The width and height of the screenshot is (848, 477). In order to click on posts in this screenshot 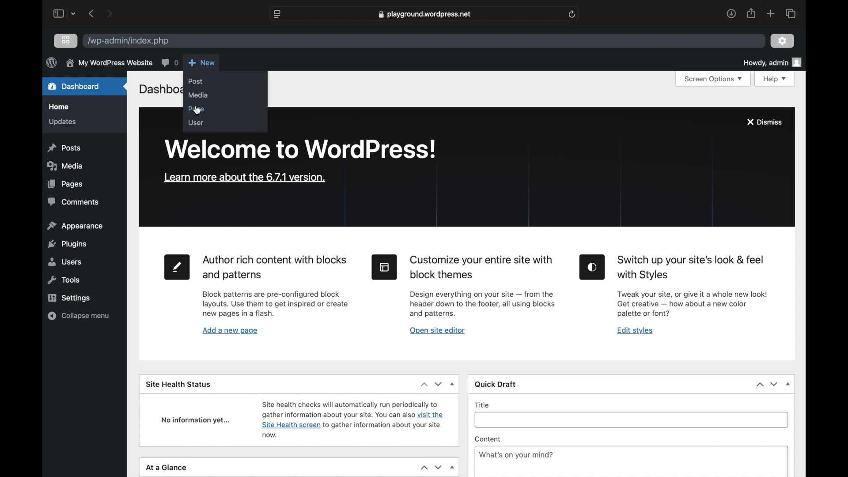, I will do `click(65, 148)`.